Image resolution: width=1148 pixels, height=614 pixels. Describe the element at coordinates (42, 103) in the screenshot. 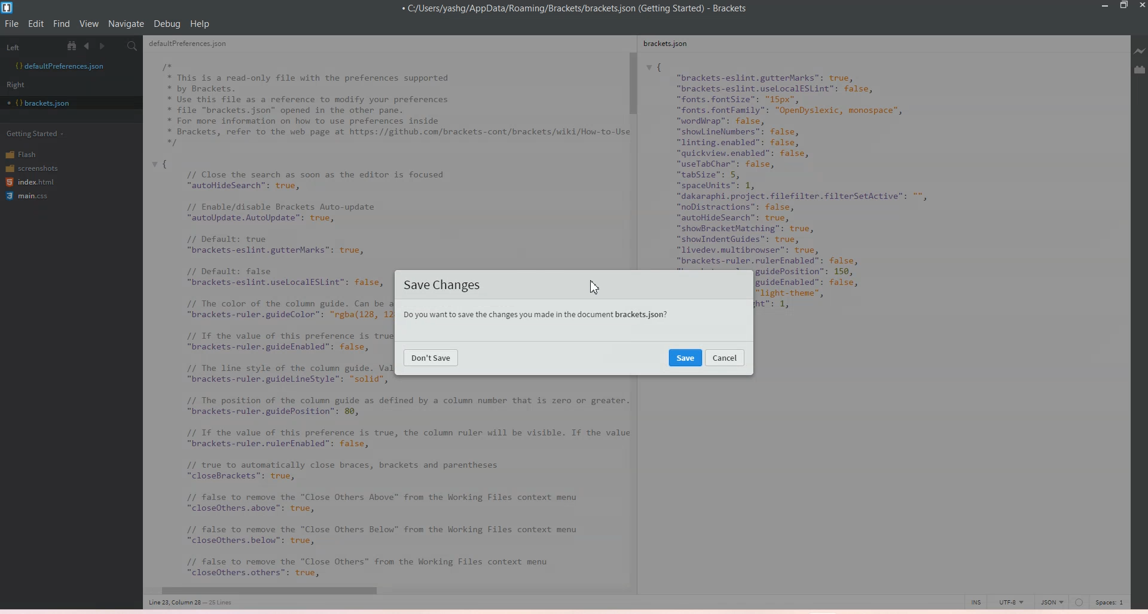

I see `Bracket.json` at that location.